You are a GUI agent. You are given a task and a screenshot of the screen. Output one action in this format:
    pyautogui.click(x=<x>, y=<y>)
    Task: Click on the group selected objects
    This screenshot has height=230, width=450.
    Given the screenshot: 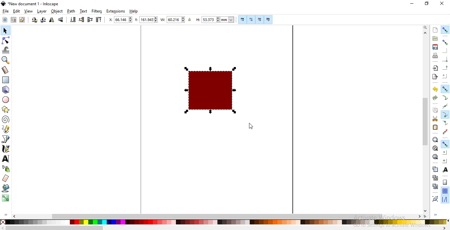 What is the action you would take?
    pyautogui.click(x=435, y=198)
    